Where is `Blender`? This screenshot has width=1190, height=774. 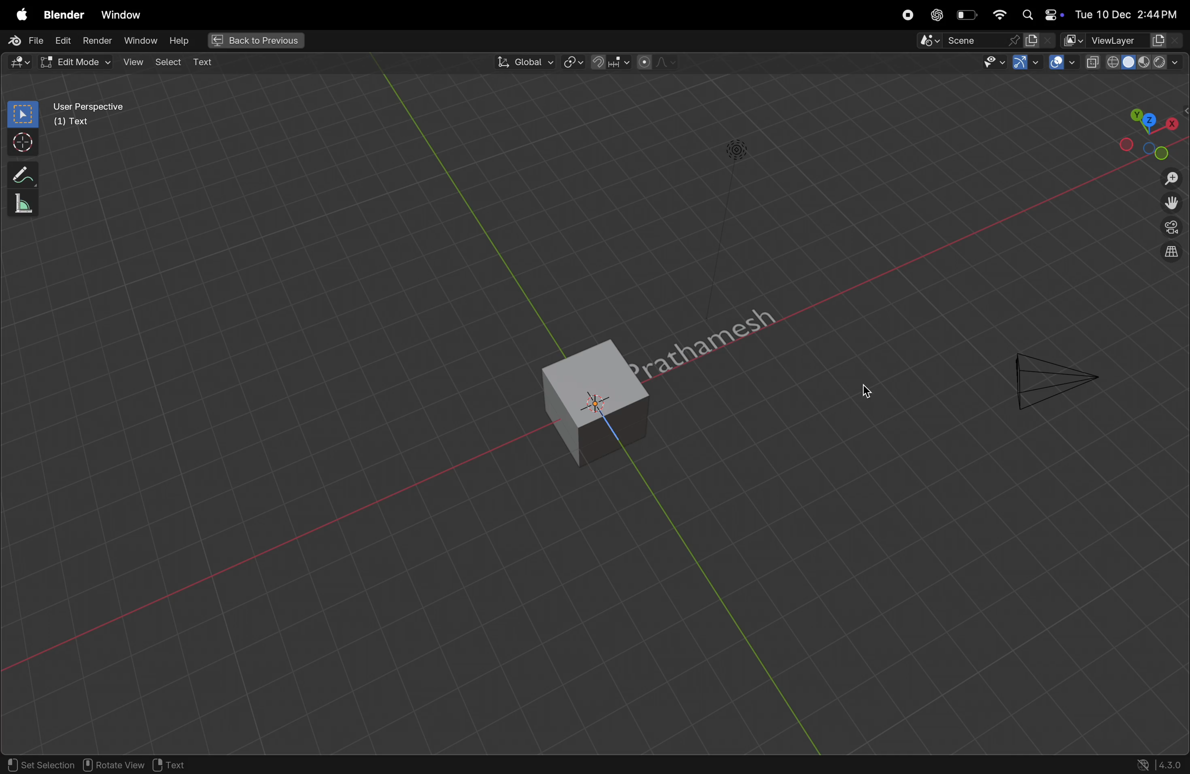
Blender is located at coordinates (62, 15).